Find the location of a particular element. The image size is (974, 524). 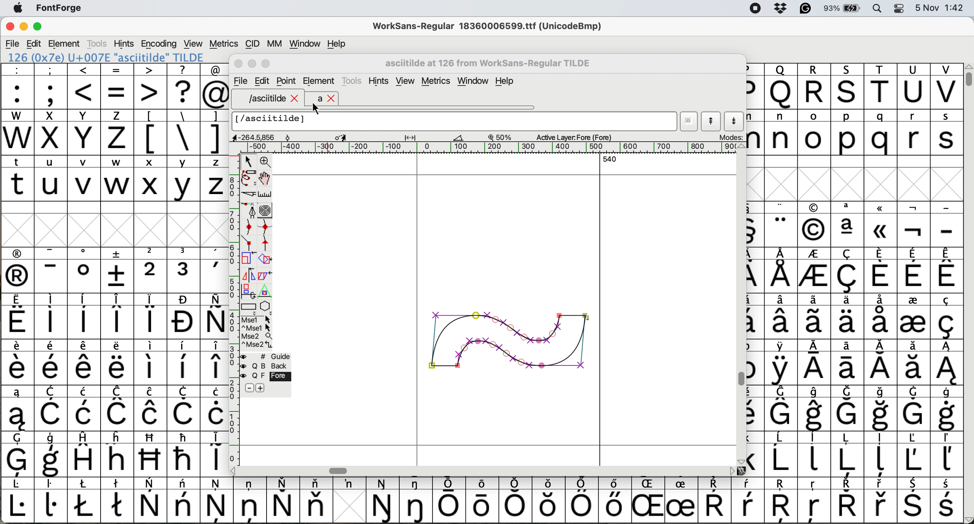

symbol is located at coordinates (18, 317).